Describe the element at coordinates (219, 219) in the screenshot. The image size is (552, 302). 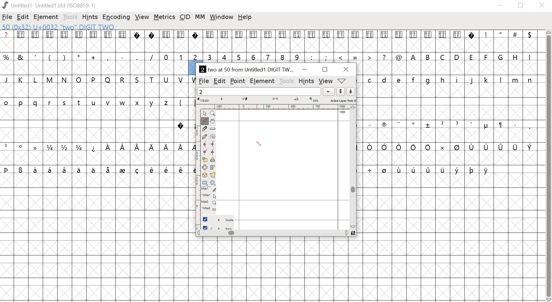
I see `guide` at that location.